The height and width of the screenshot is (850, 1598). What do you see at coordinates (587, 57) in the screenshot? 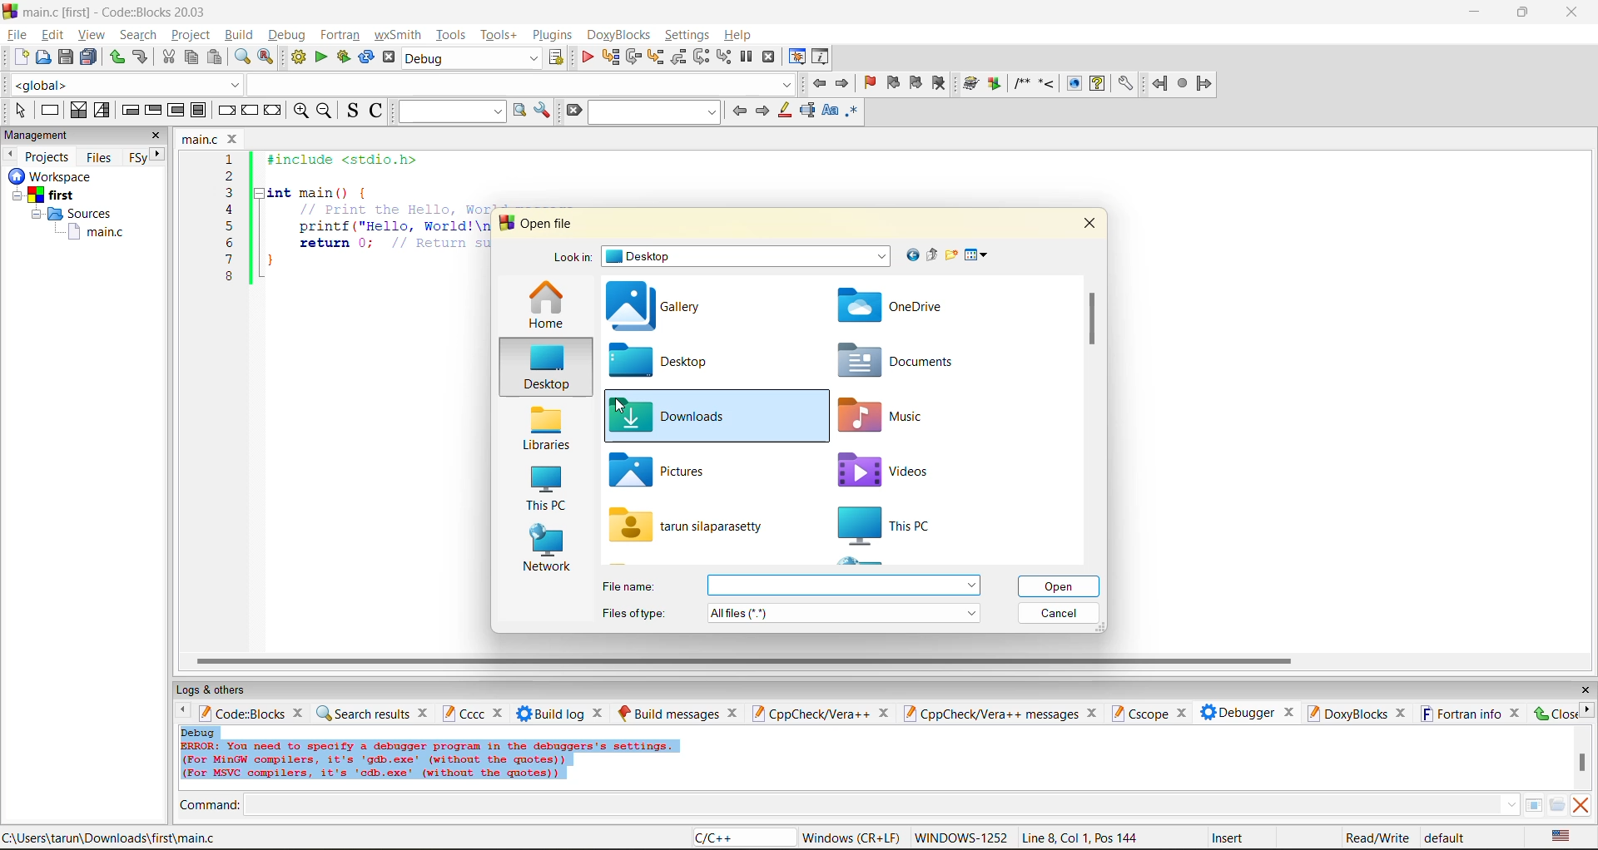
I see `debug/continue` at bounding box center [587, 57].